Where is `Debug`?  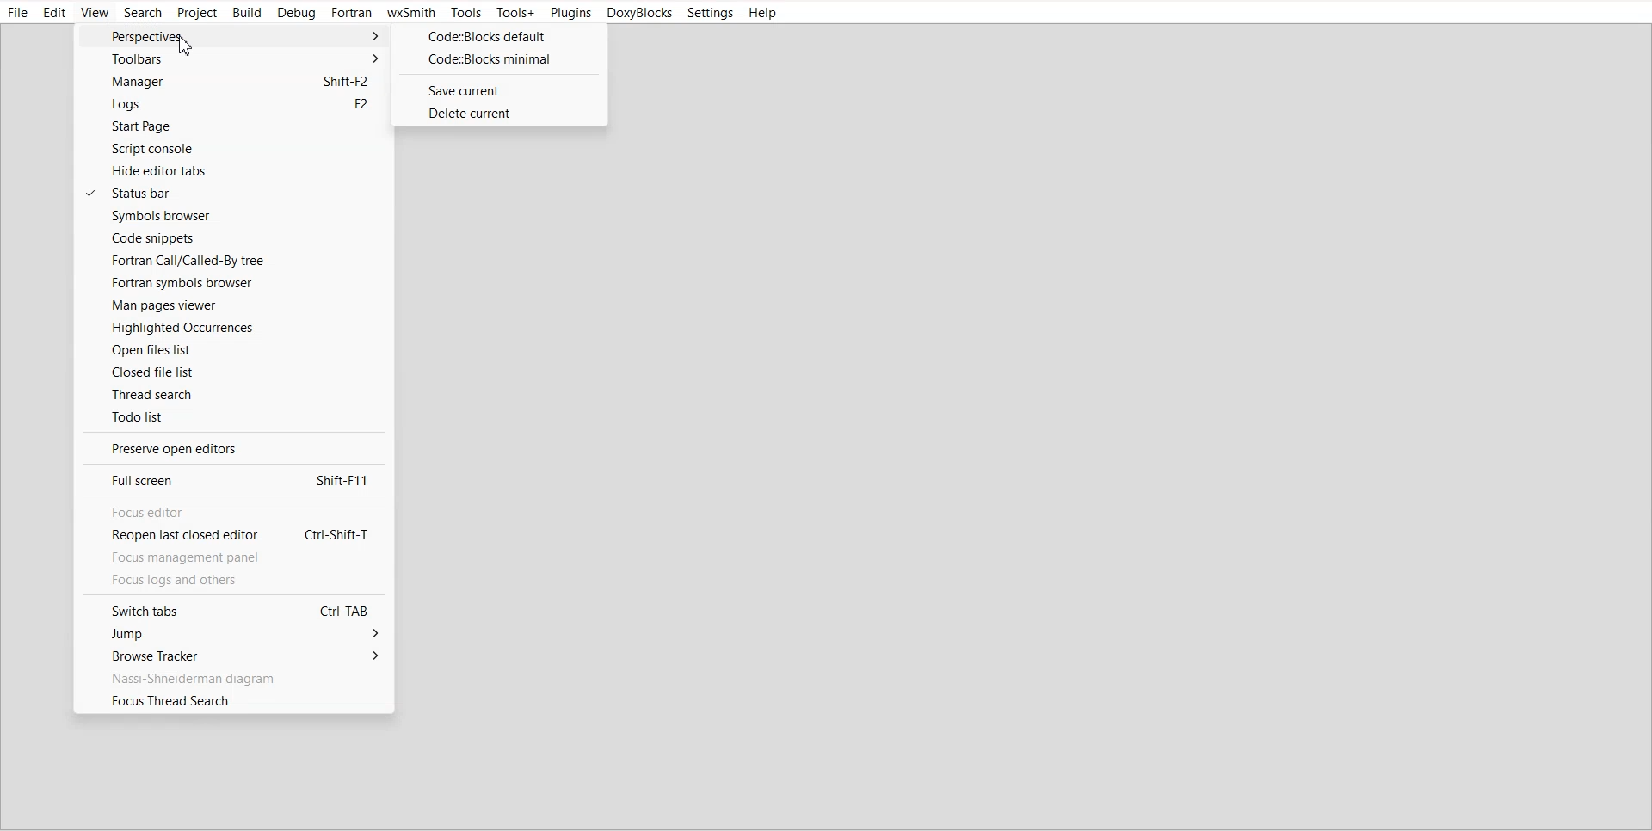
Debug is located at coordinates (298, 14).